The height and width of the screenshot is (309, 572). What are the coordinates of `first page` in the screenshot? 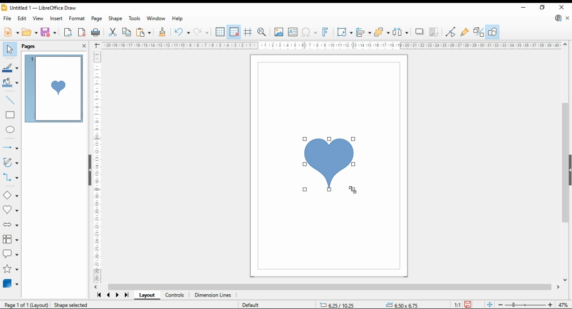 It's located at (99, 295).